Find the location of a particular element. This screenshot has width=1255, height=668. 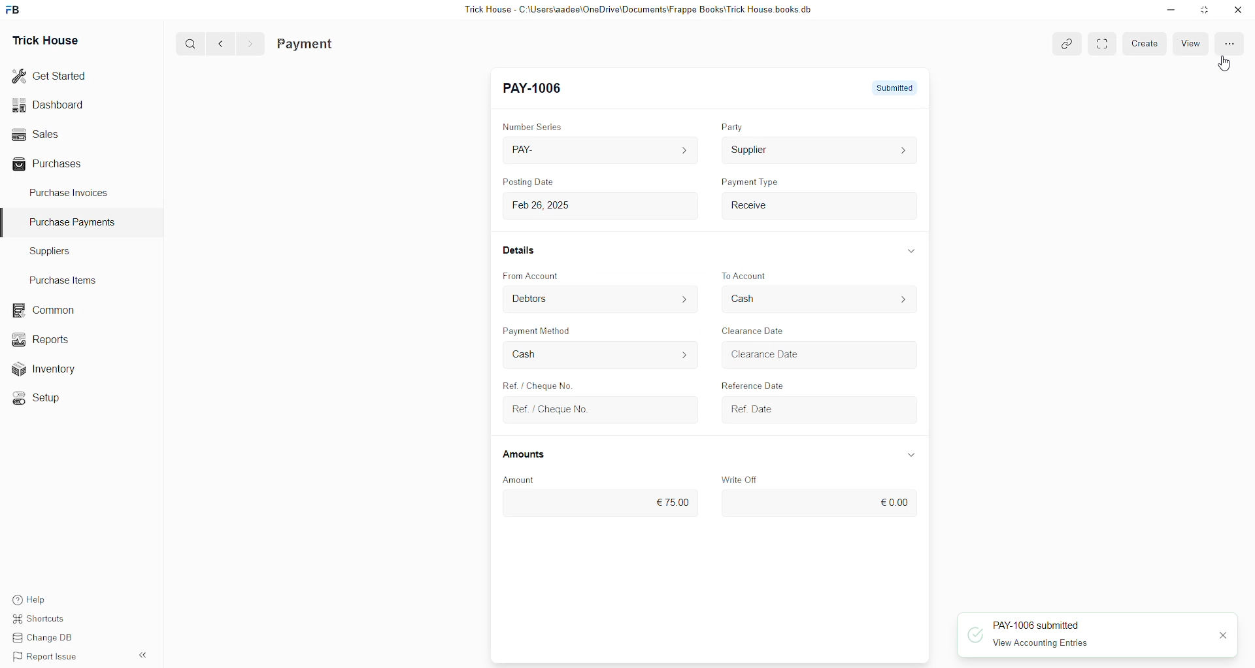

cursor is located at coordinates (1223, 65).